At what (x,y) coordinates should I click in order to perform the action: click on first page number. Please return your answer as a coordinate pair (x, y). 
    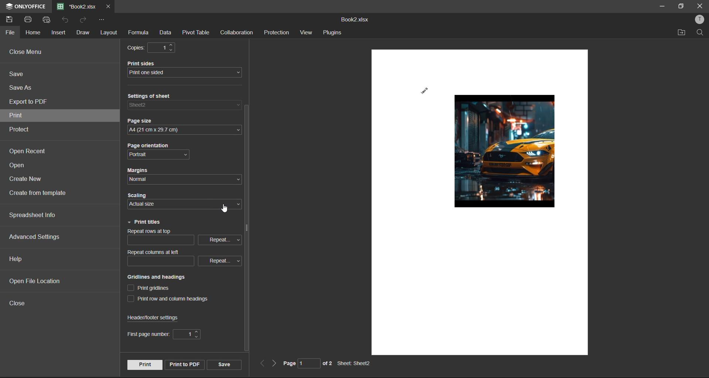
    Looking at the image, I should click on (145, 334).